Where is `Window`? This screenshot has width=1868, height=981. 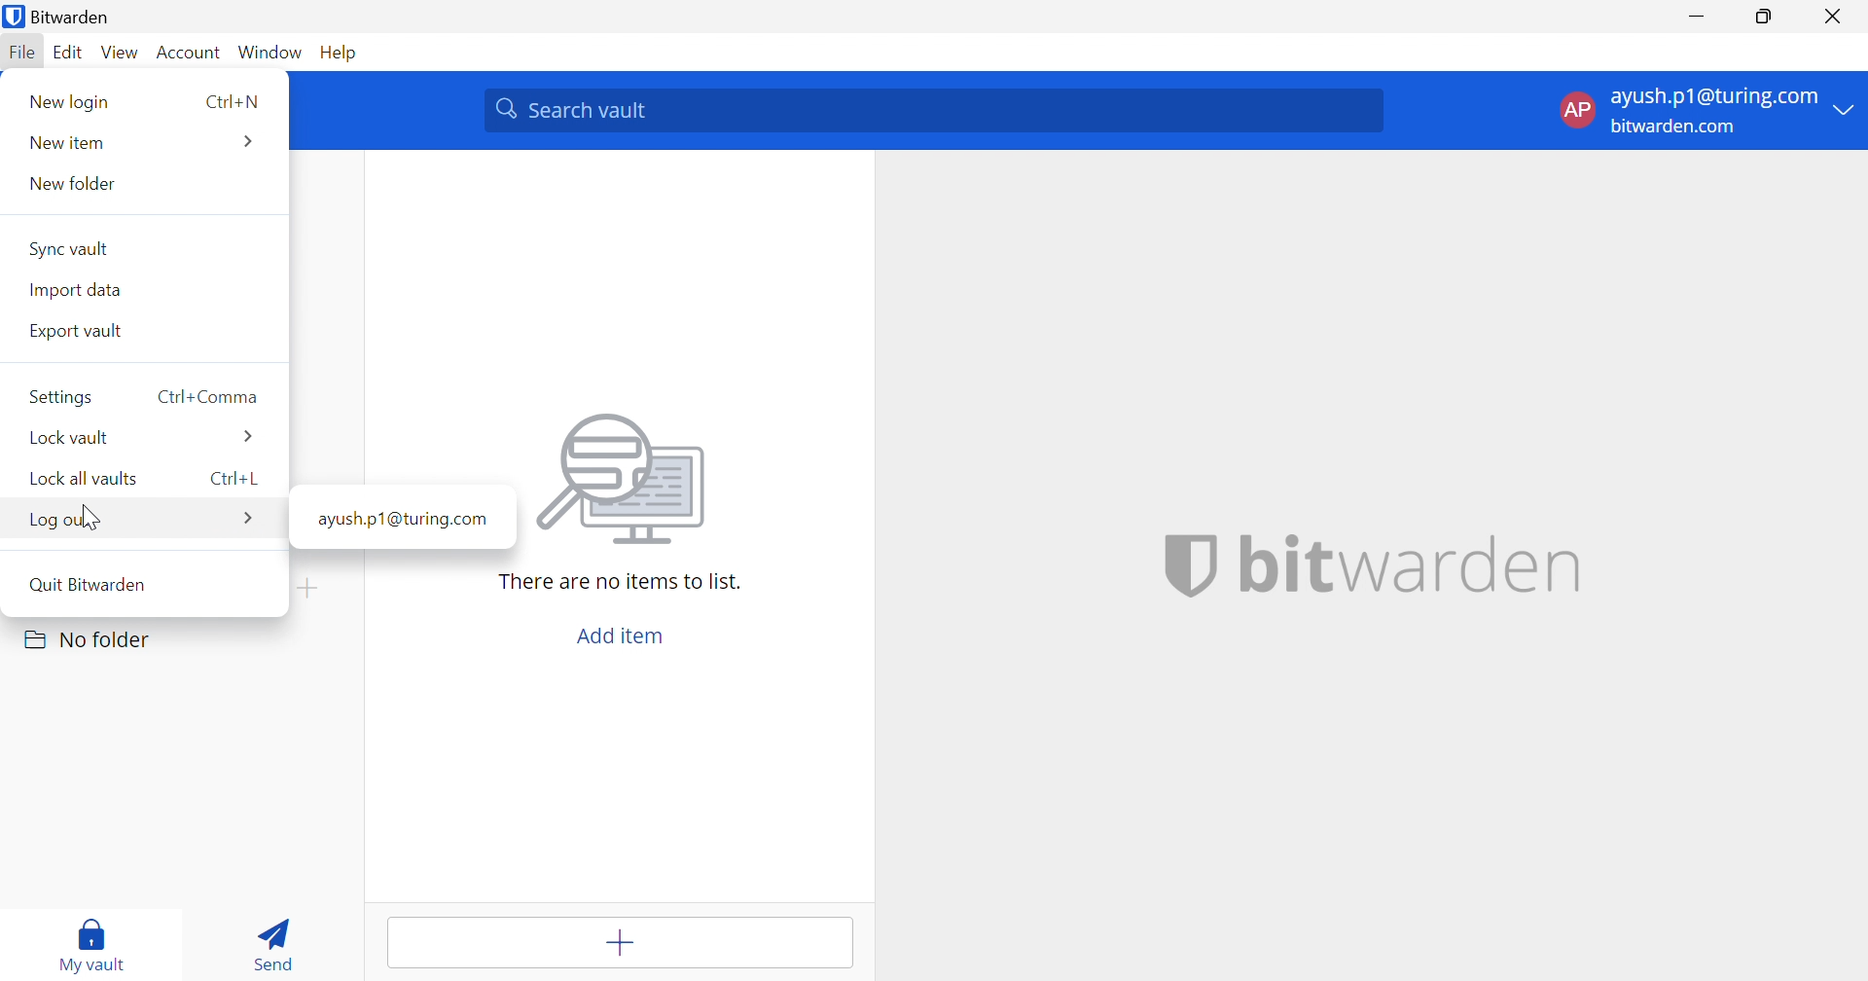
Window is located at coordinates (272, 52).